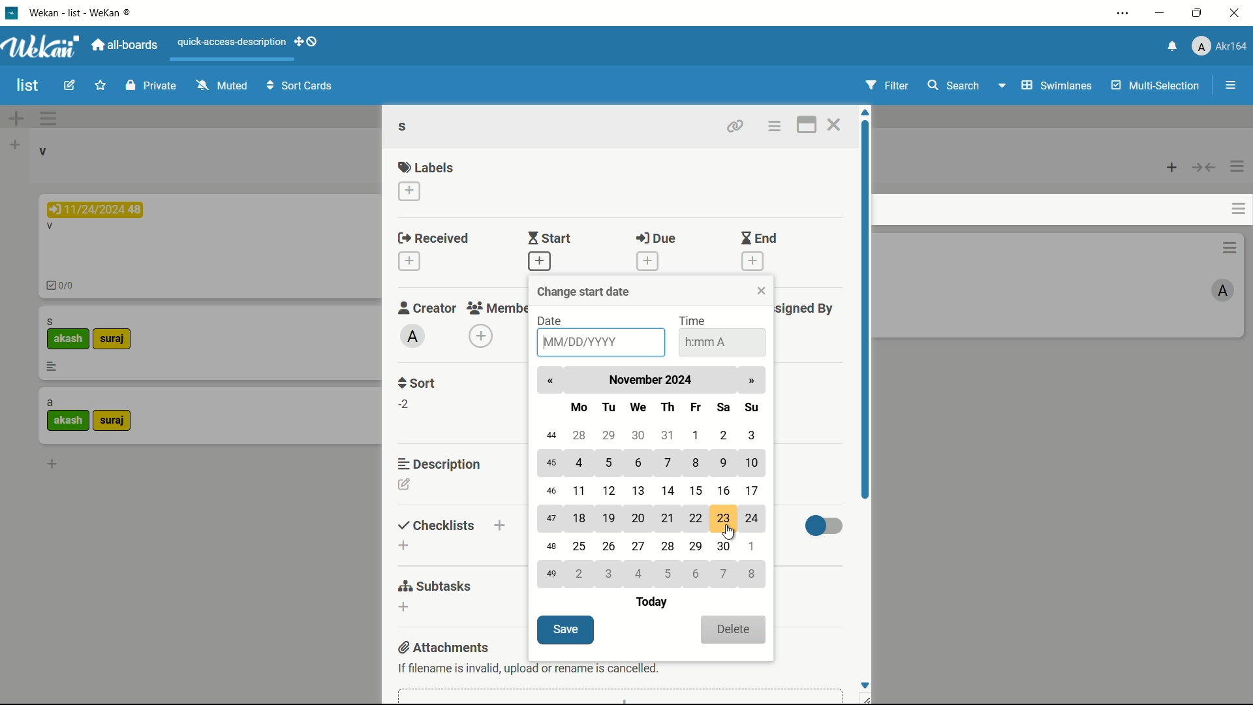  What do you see at coordinates (13, 13) in the screenshot?
I see `app icon` at bounding box center [13, 13].